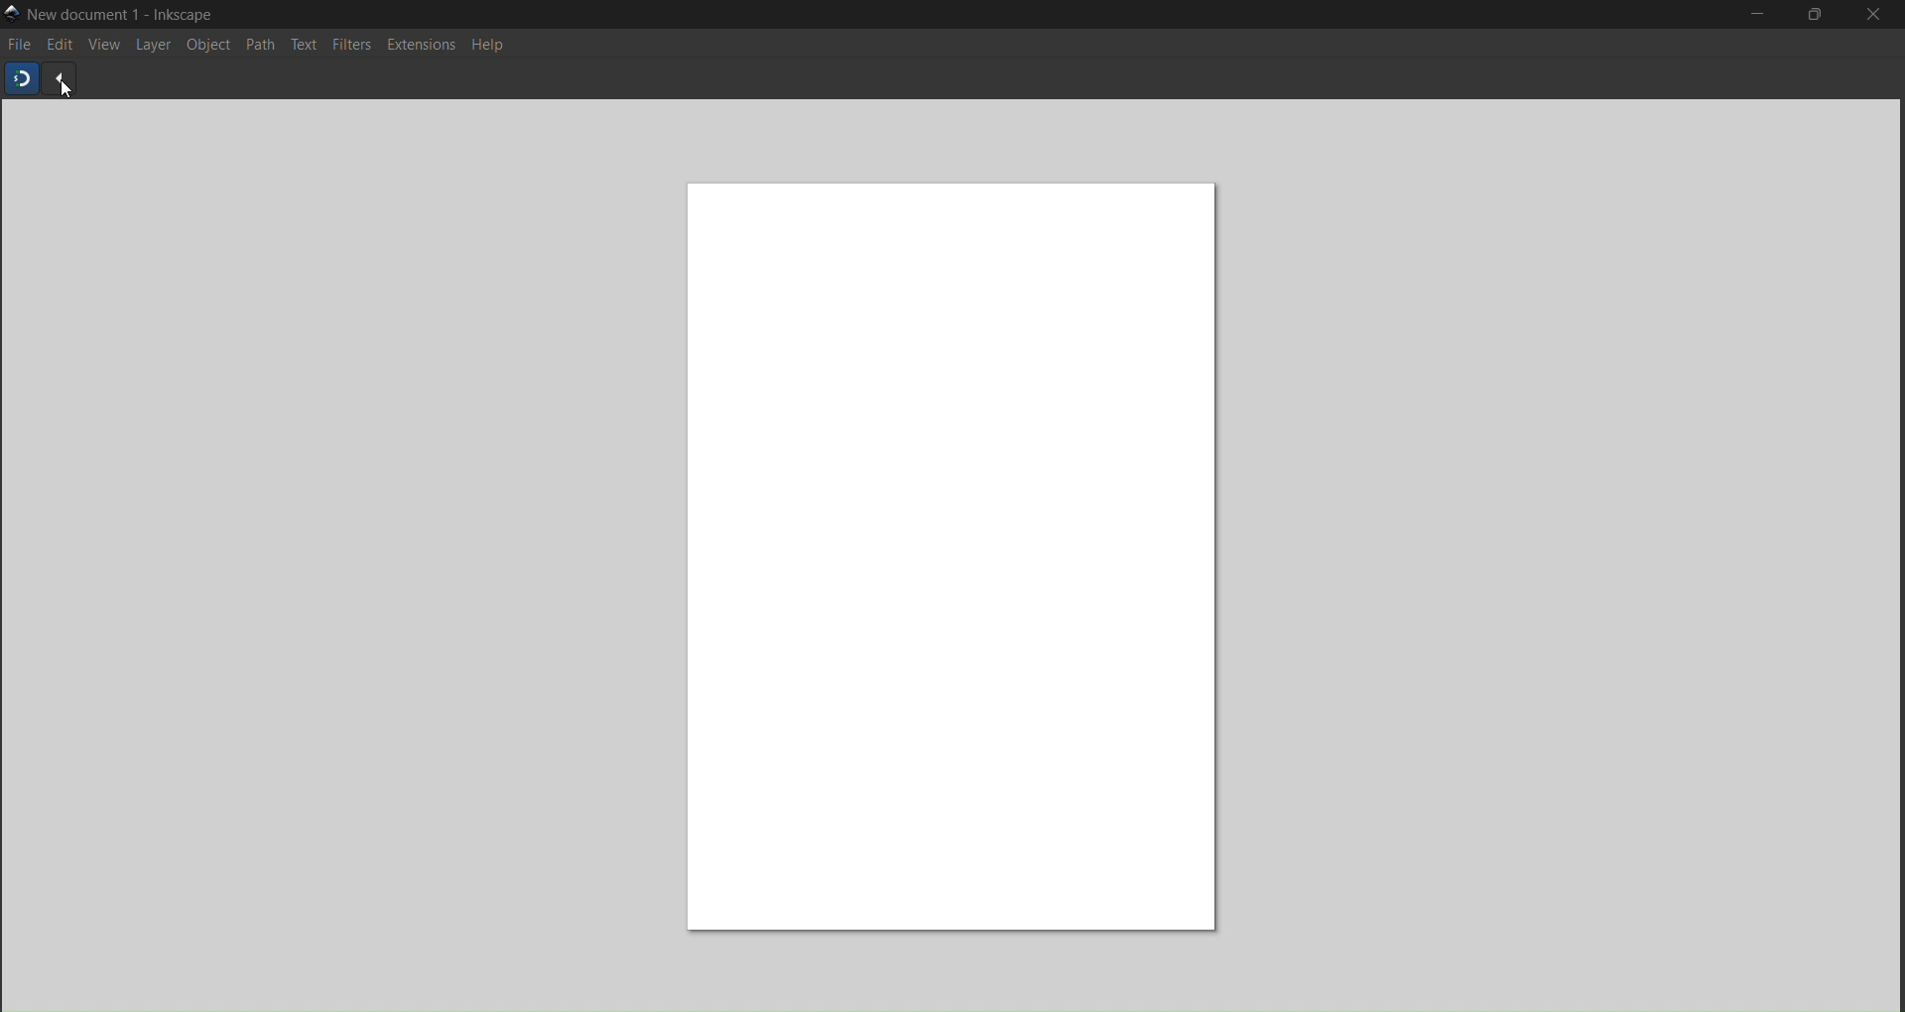 The width and height of the screenshot is (1905, 1012). What do you see at coordinates (59, 80) in the screenshot?
I see `snapping dropdown` at bounding box center [59, 80].